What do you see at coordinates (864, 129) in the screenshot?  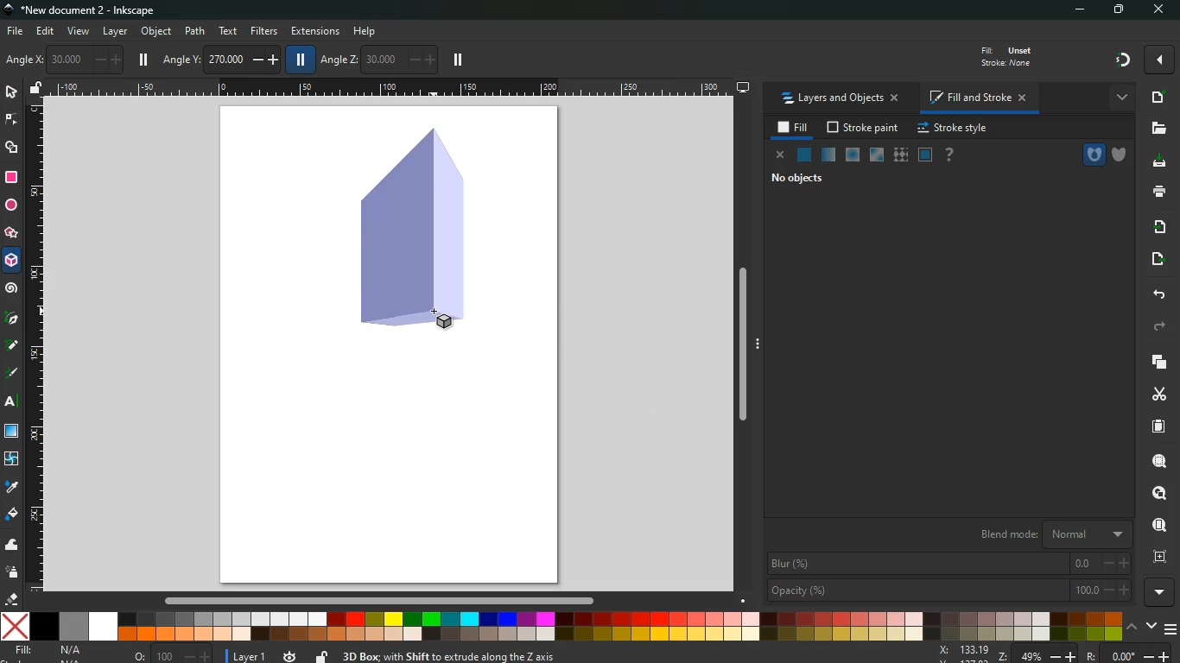 I see `stroke paint` at bounding box center [864, 129].